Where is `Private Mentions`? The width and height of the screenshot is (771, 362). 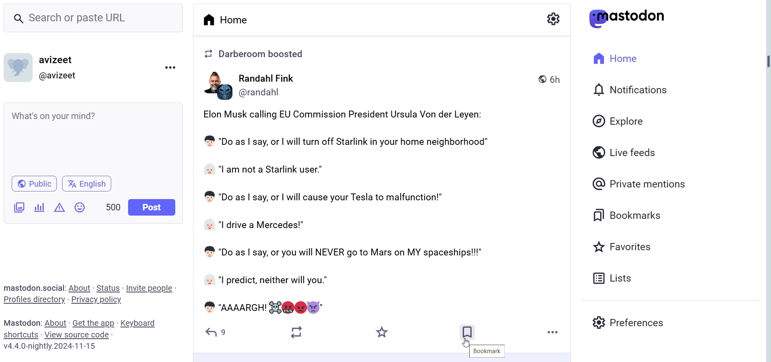 Private Mentions is located at coordinates (638, 183).